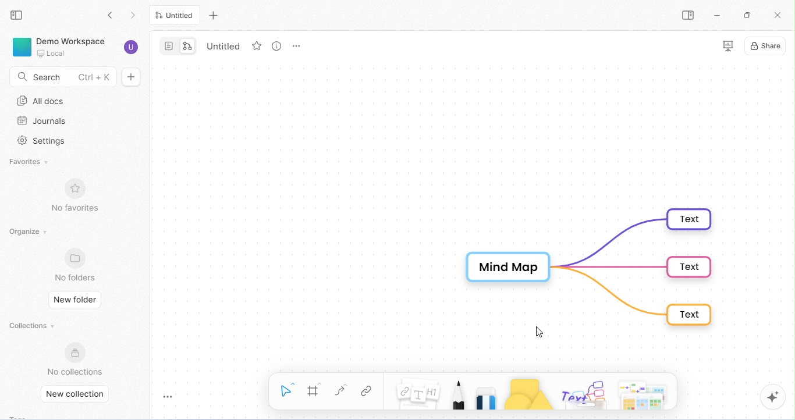  Describe the element at coordinates (255, 47) in the screenshot. I see `favorites` at that location.